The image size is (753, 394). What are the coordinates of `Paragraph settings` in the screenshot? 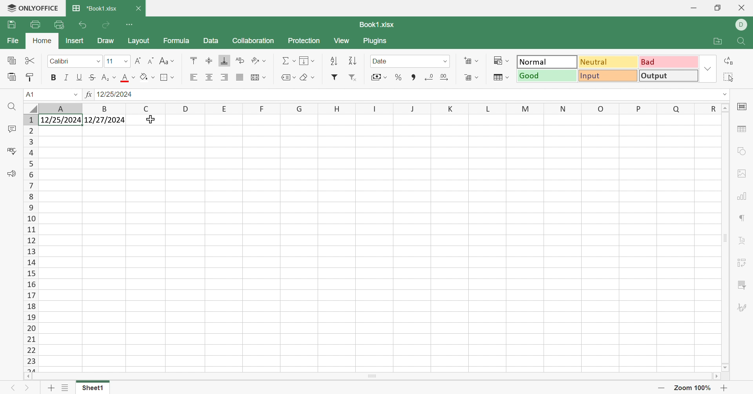 It's located at (742, 220).